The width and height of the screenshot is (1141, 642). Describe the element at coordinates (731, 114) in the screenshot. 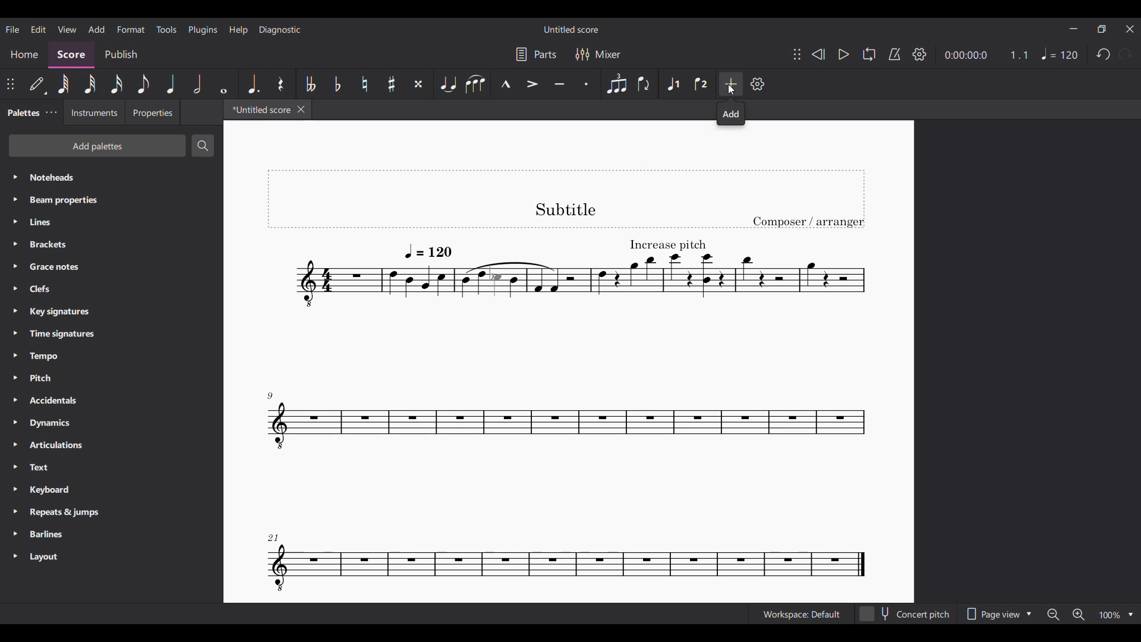

I see `Add` at that location.